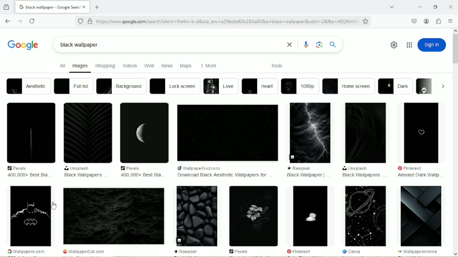 This screenshot has height=257, width=458. What do you see at coordinates (28, 175) in the screenshot?
I see `400,000+ best bia` at bounding box center [28, 175].